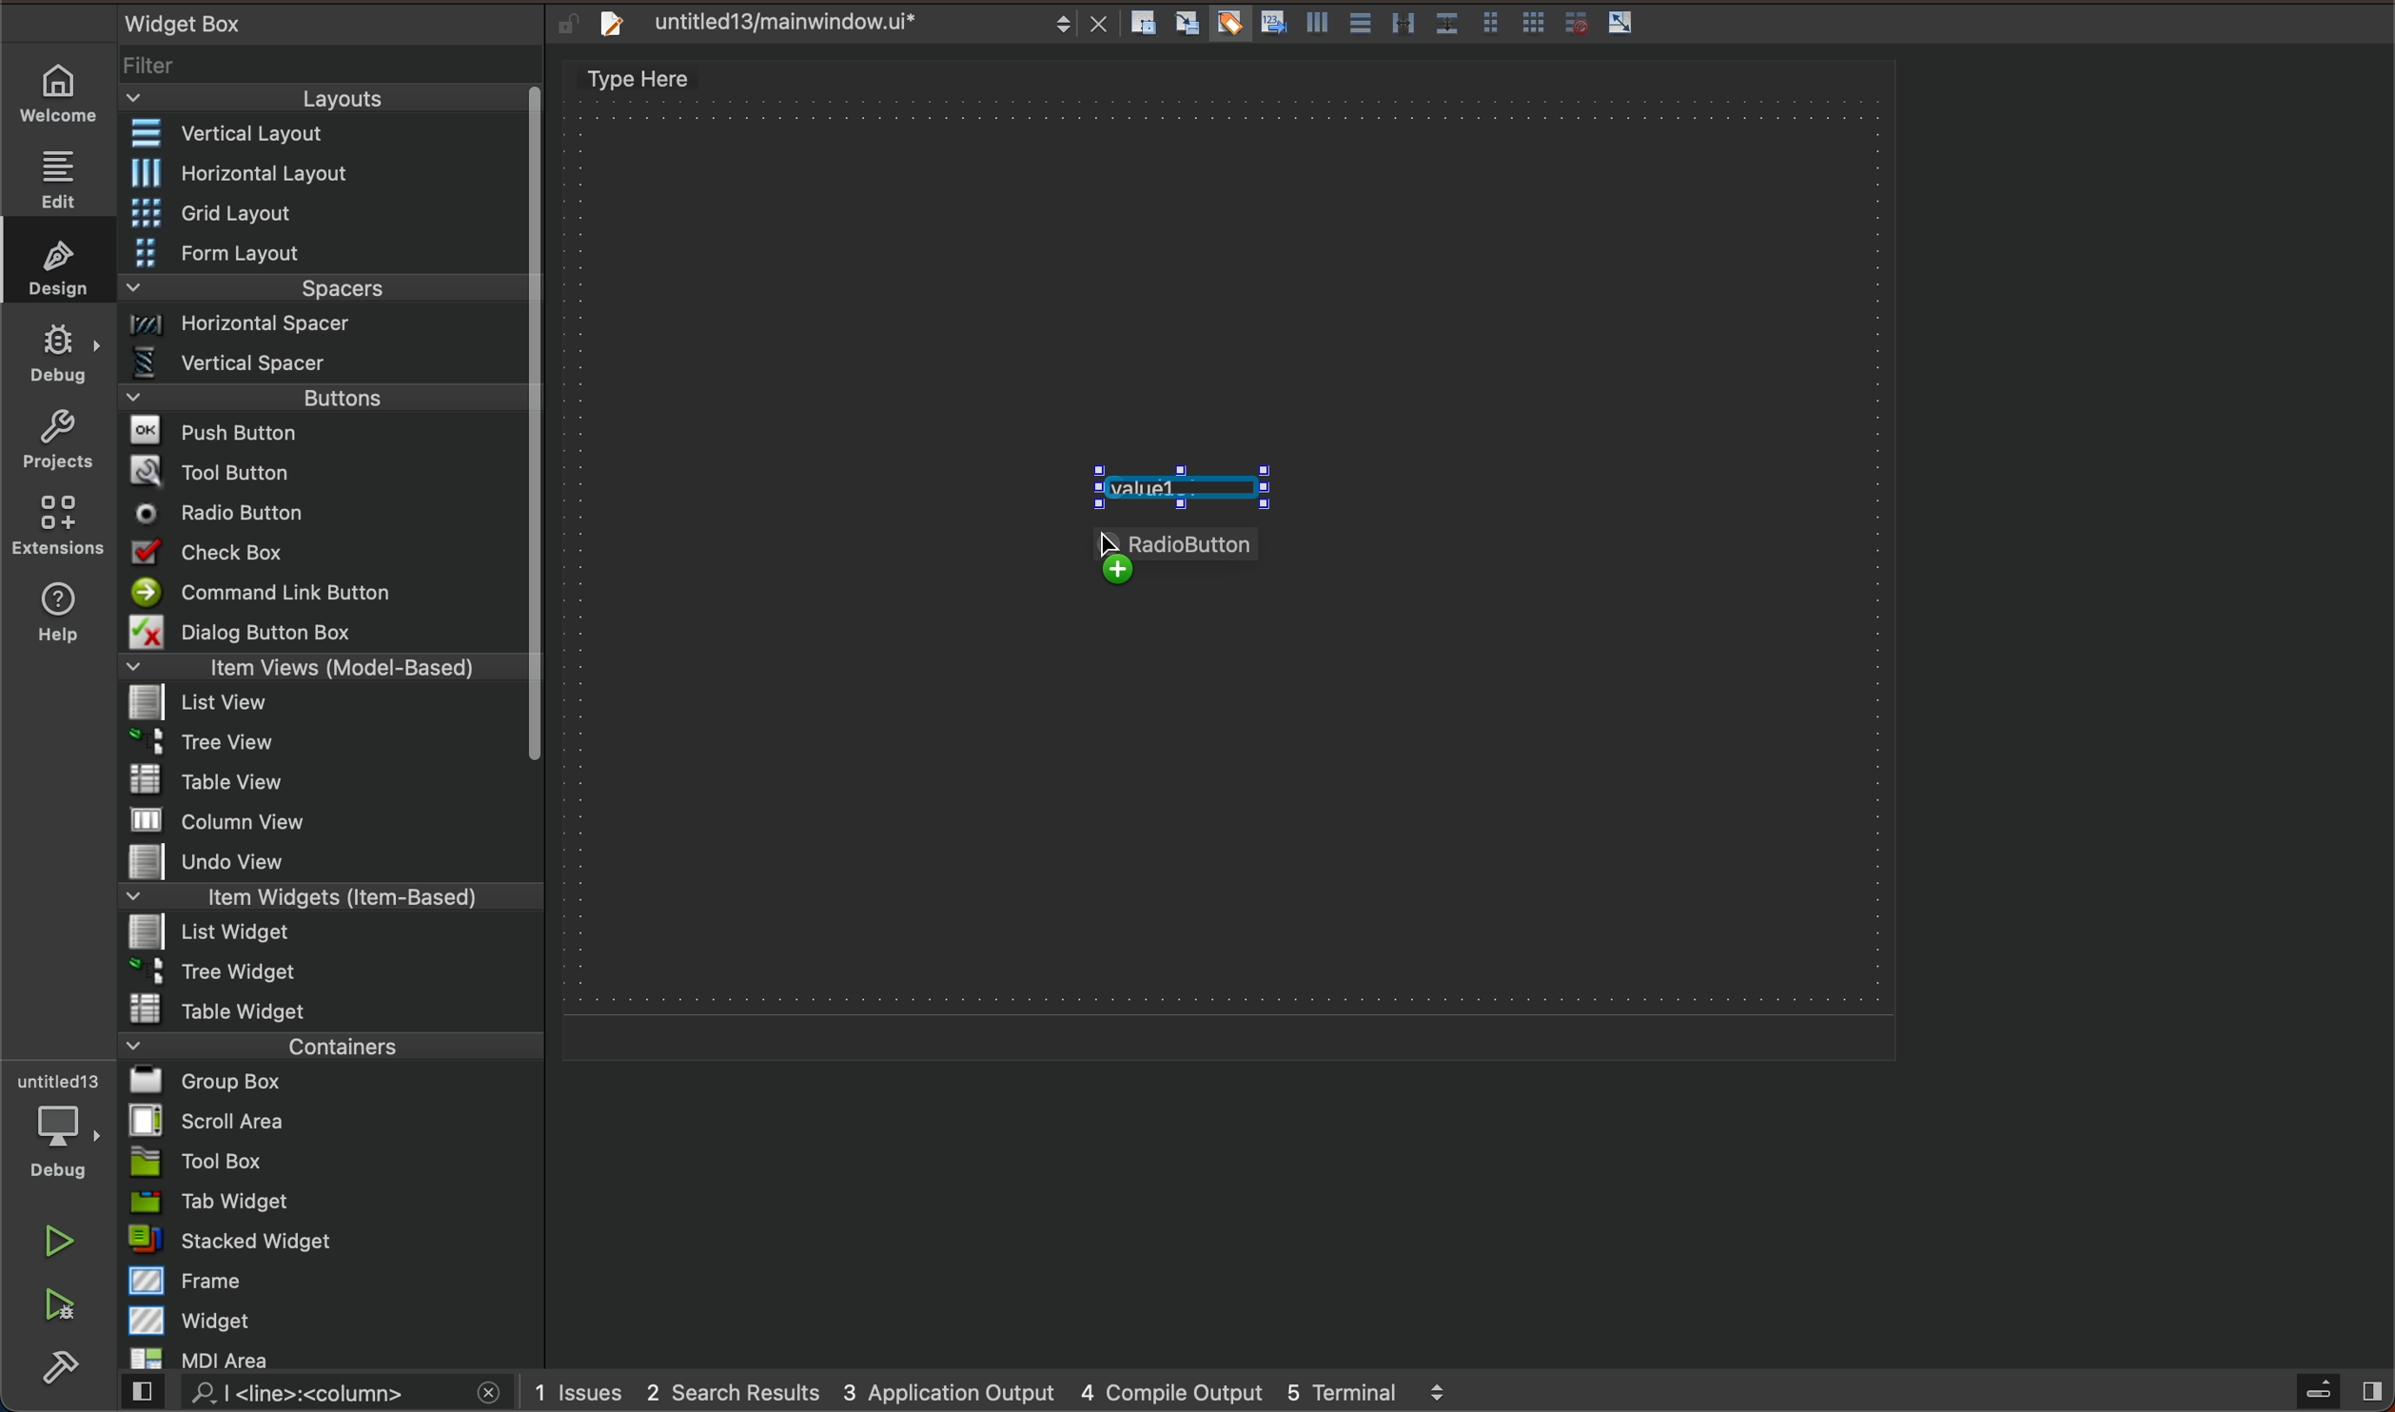  Describe the element at coordinates (1358, 25) in the screenshot. I see `` at that location.